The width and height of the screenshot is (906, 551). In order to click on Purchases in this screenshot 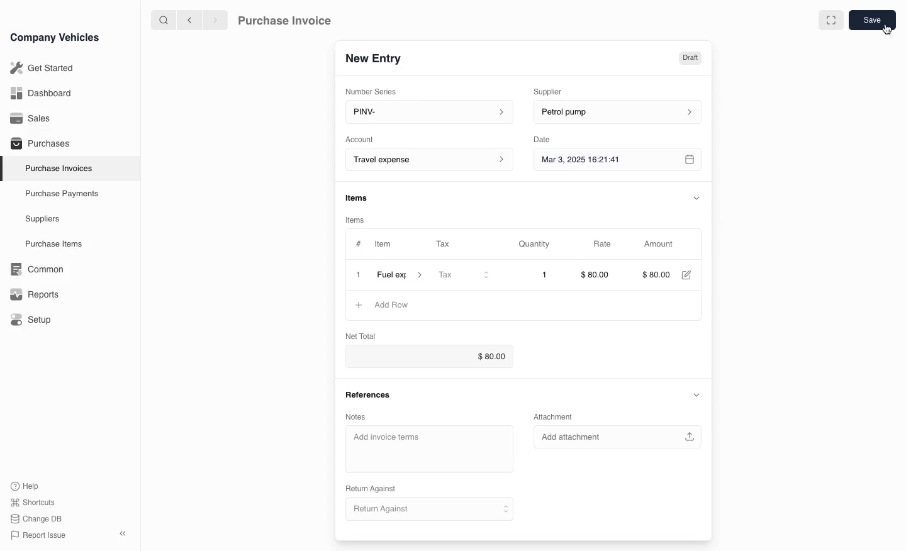, I will do `click(37, 145)`.